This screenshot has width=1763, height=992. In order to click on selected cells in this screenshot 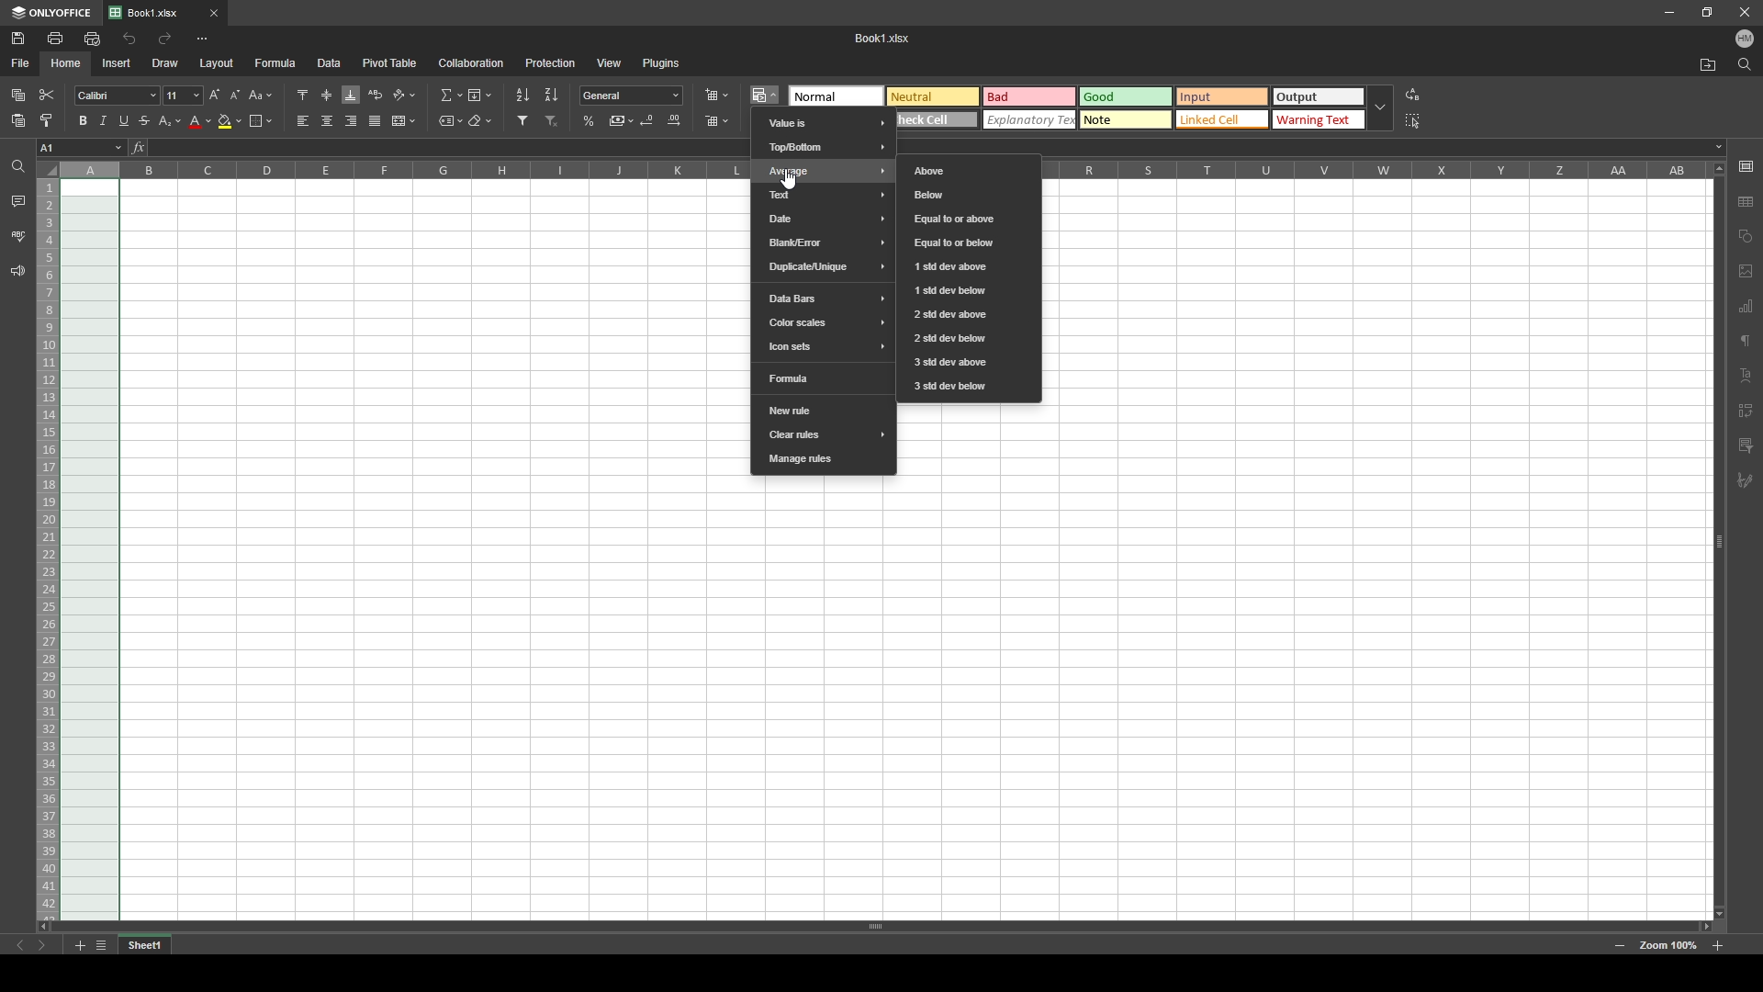, I will do `click(89, 550)`.